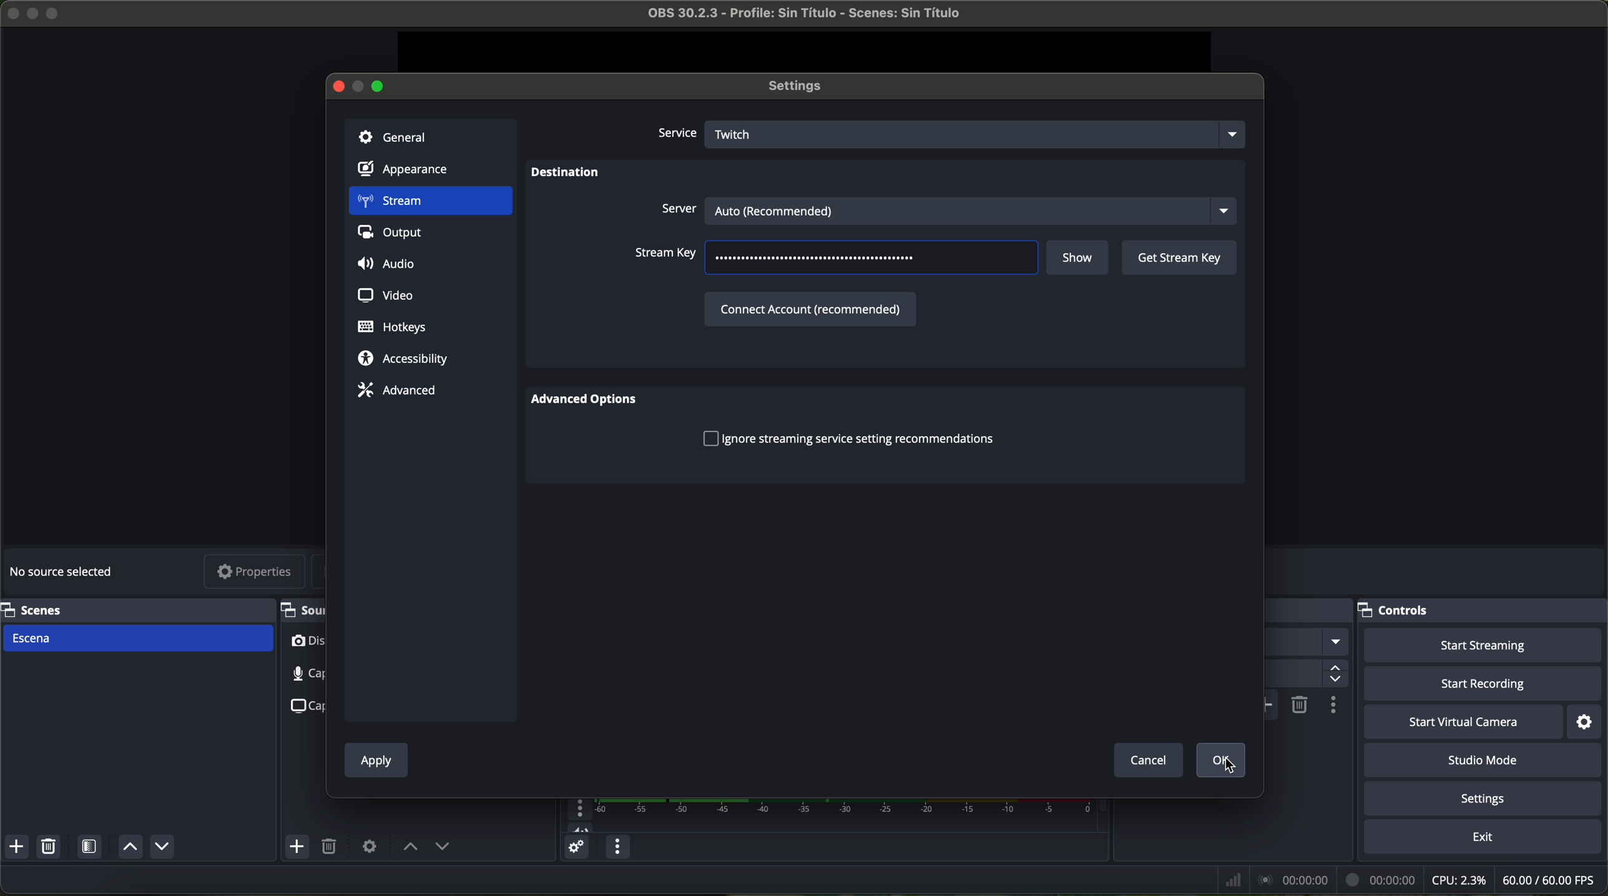 The image size is (1608, 896). What do you see at coordinates (1332, 707) in the screenshot?
I see `transition properties` at bounding box center [1332, 707].